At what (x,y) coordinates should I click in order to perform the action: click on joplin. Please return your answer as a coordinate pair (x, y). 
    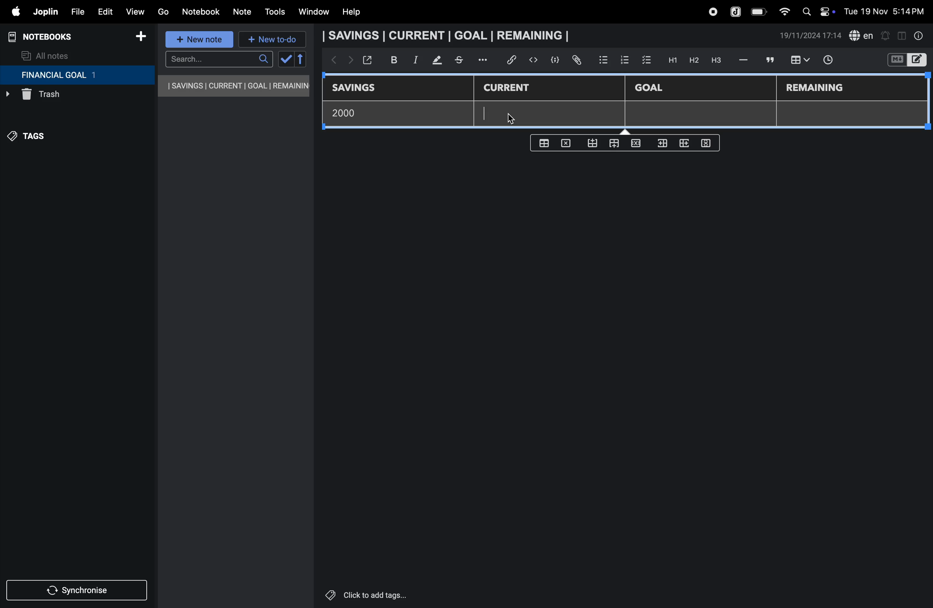
    Looking at the image, I should click on (736, 11).